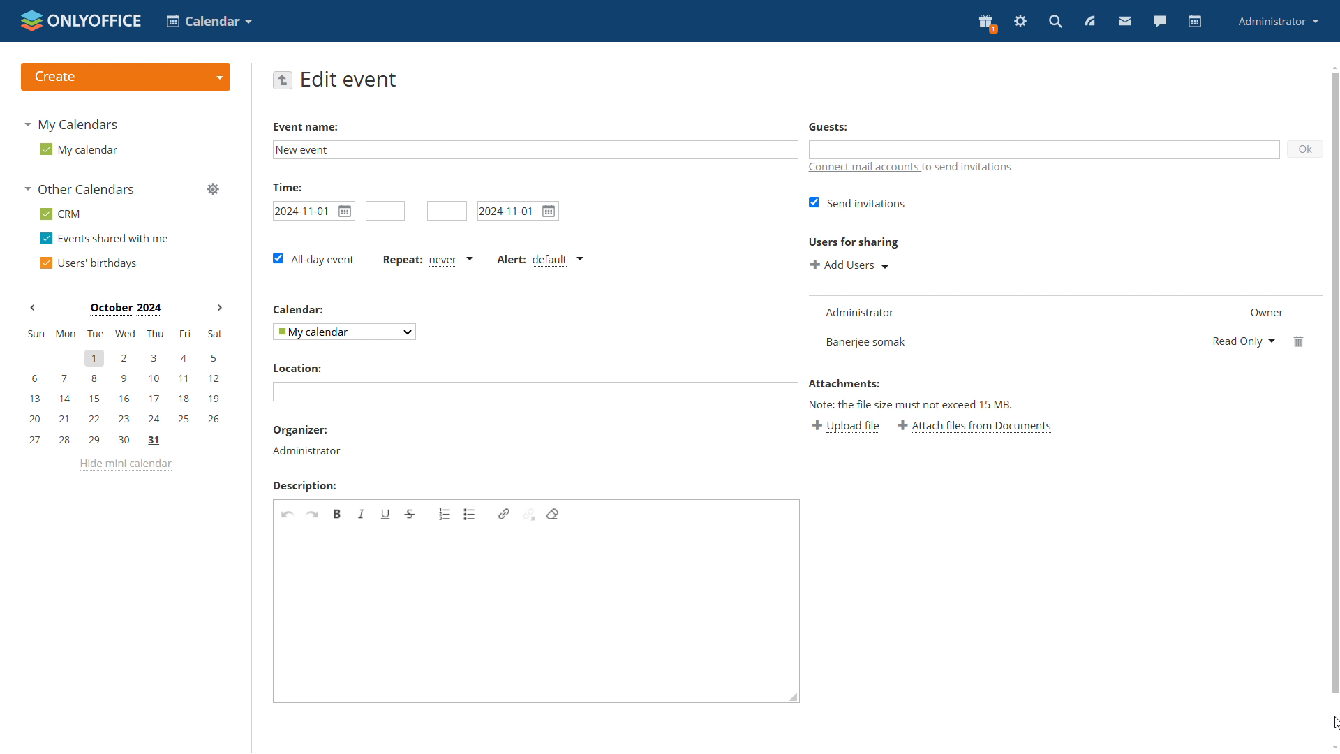 The width and height of the screenshot is (1340, 754). I want to click on all-day event checkbox, so click(314, 258).